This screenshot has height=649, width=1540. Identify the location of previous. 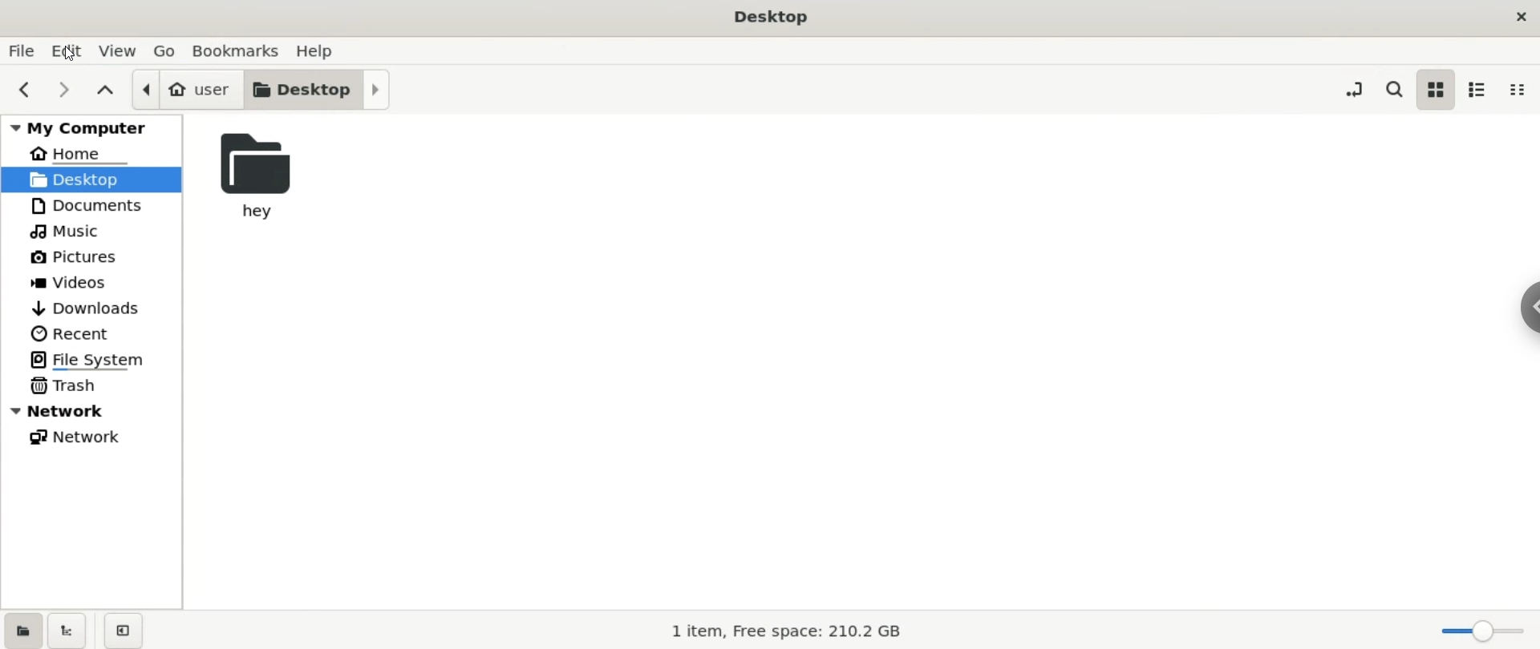
(22, 90).